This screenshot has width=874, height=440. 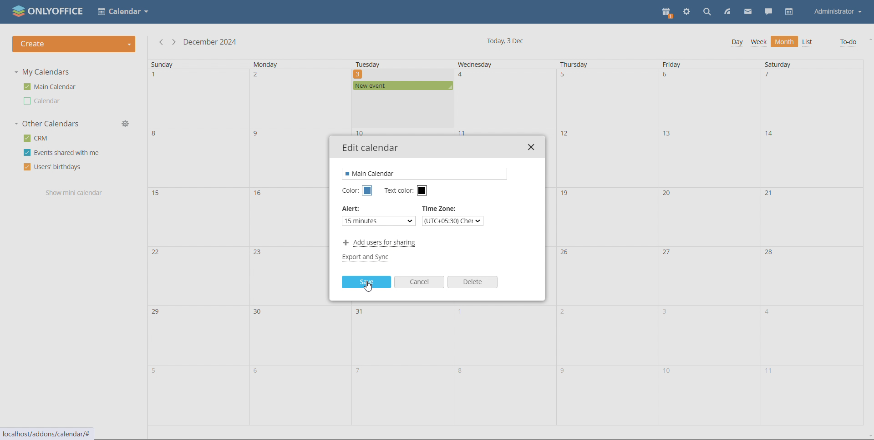 I want to click on Saturday, so click(x=792, y=64).